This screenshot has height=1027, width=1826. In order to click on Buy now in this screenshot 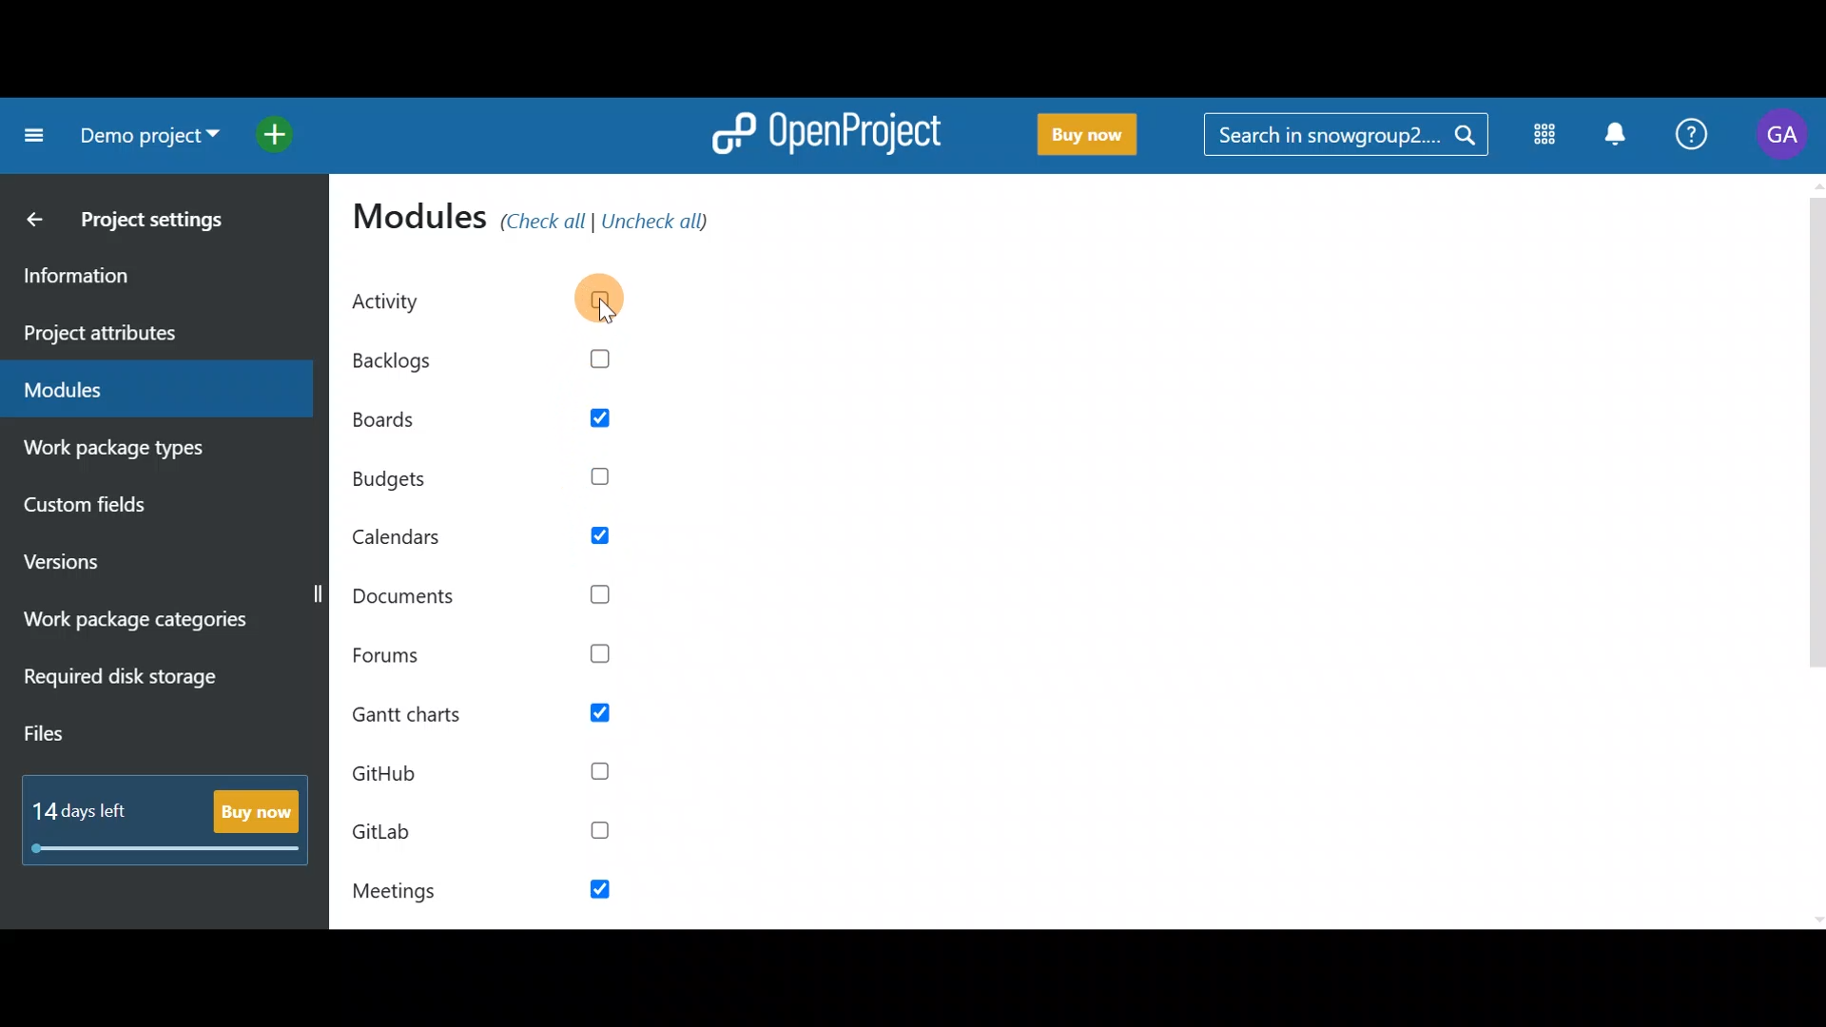, I will do `click(1091, 138)`.